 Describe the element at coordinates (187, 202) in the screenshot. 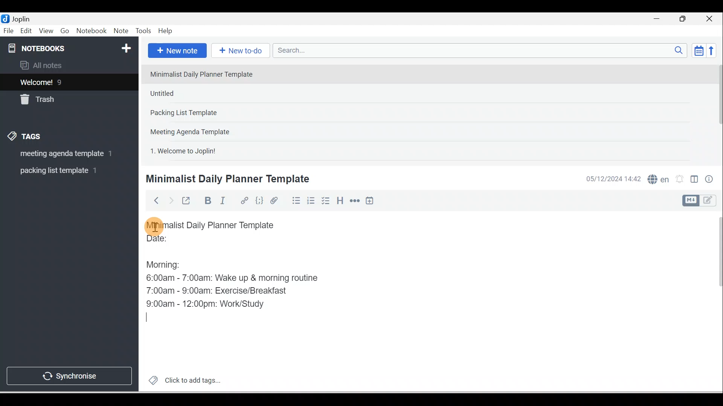

I see `Toggle external editing` at that location.